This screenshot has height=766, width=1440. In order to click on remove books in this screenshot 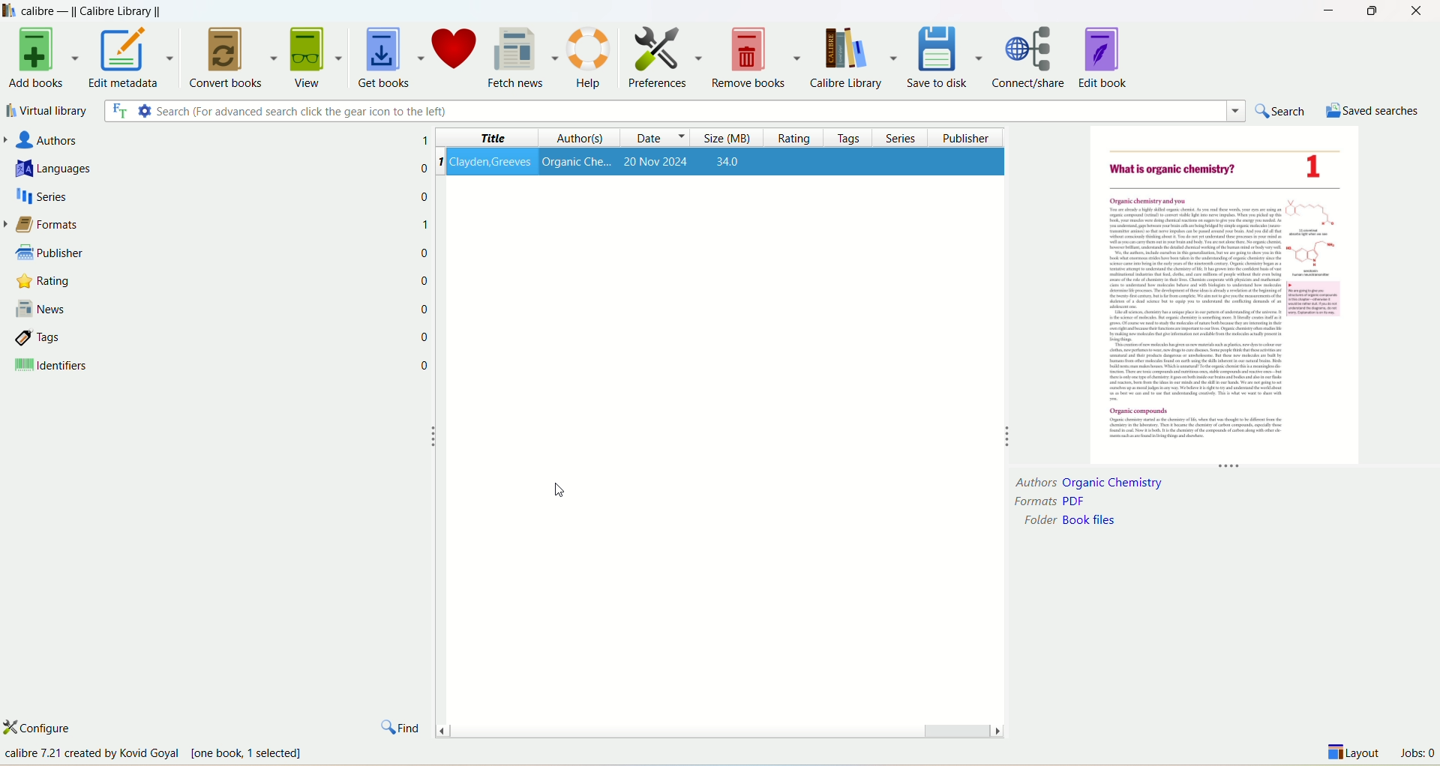, I will do `click(758, 58)`.